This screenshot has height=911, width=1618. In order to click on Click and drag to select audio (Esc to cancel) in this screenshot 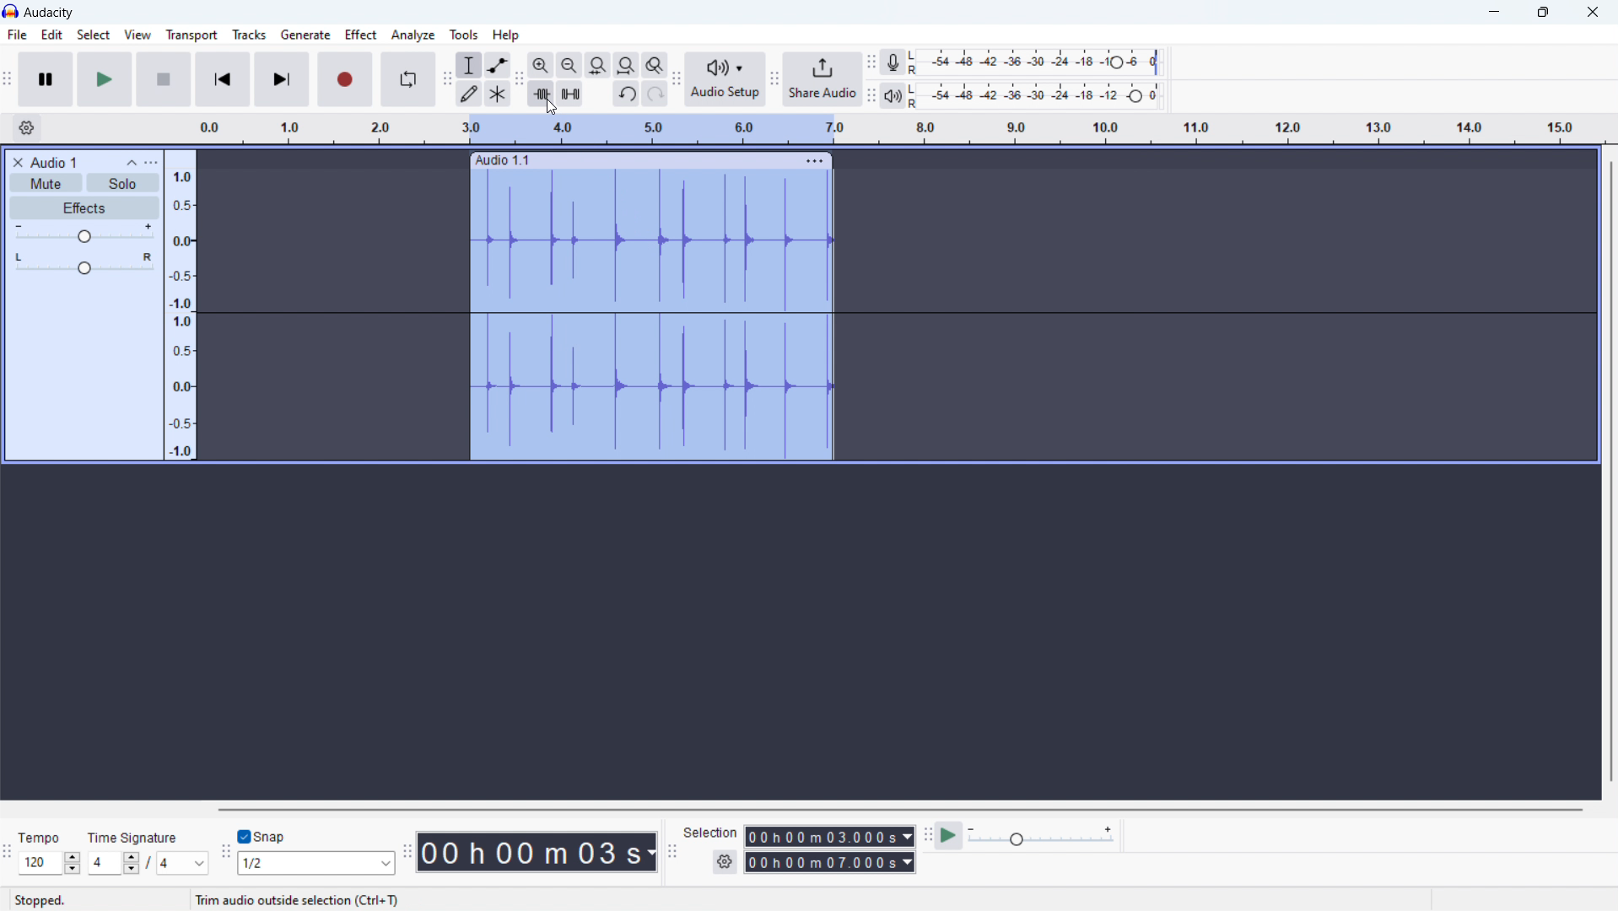, I will do `click(330, 901)`.